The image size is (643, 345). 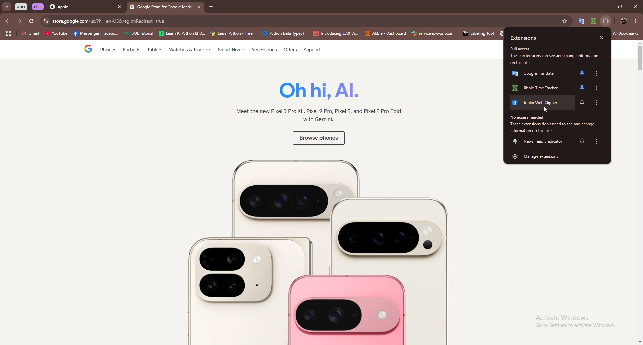 What do you see at coordinates (56, 34) in the screenshot?
I see `YouTube` at bounding box center [56, 34].